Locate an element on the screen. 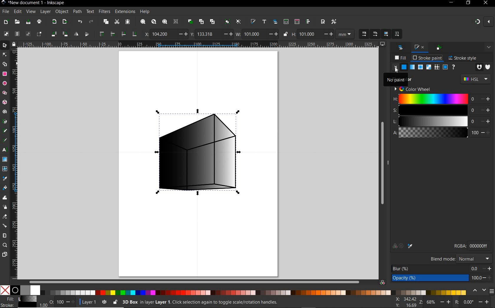 The image size is (495, 308). s is located at coordinates (433, 110).